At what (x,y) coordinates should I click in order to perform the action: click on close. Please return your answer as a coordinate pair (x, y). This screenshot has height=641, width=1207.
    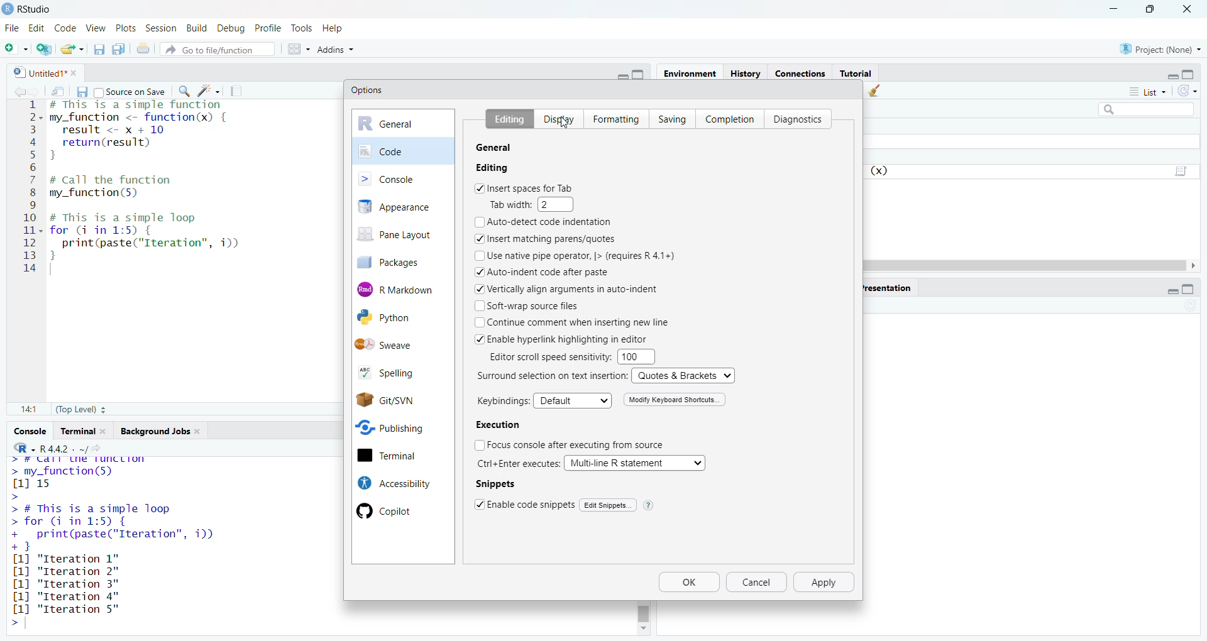
    Looking at the image, I should click on (1191, 8).